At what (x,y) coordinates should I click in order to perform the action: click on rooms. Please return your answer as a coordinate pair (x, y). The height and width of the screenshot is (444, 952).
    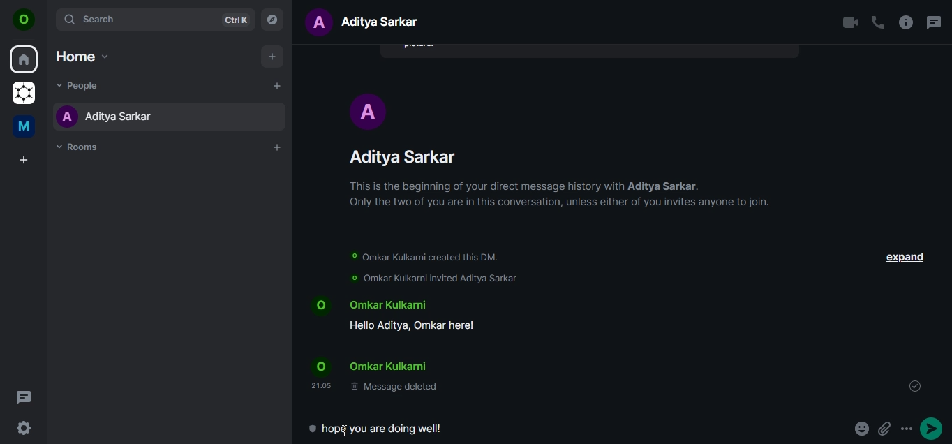
    Looking at the image, I should click on (80, 149).